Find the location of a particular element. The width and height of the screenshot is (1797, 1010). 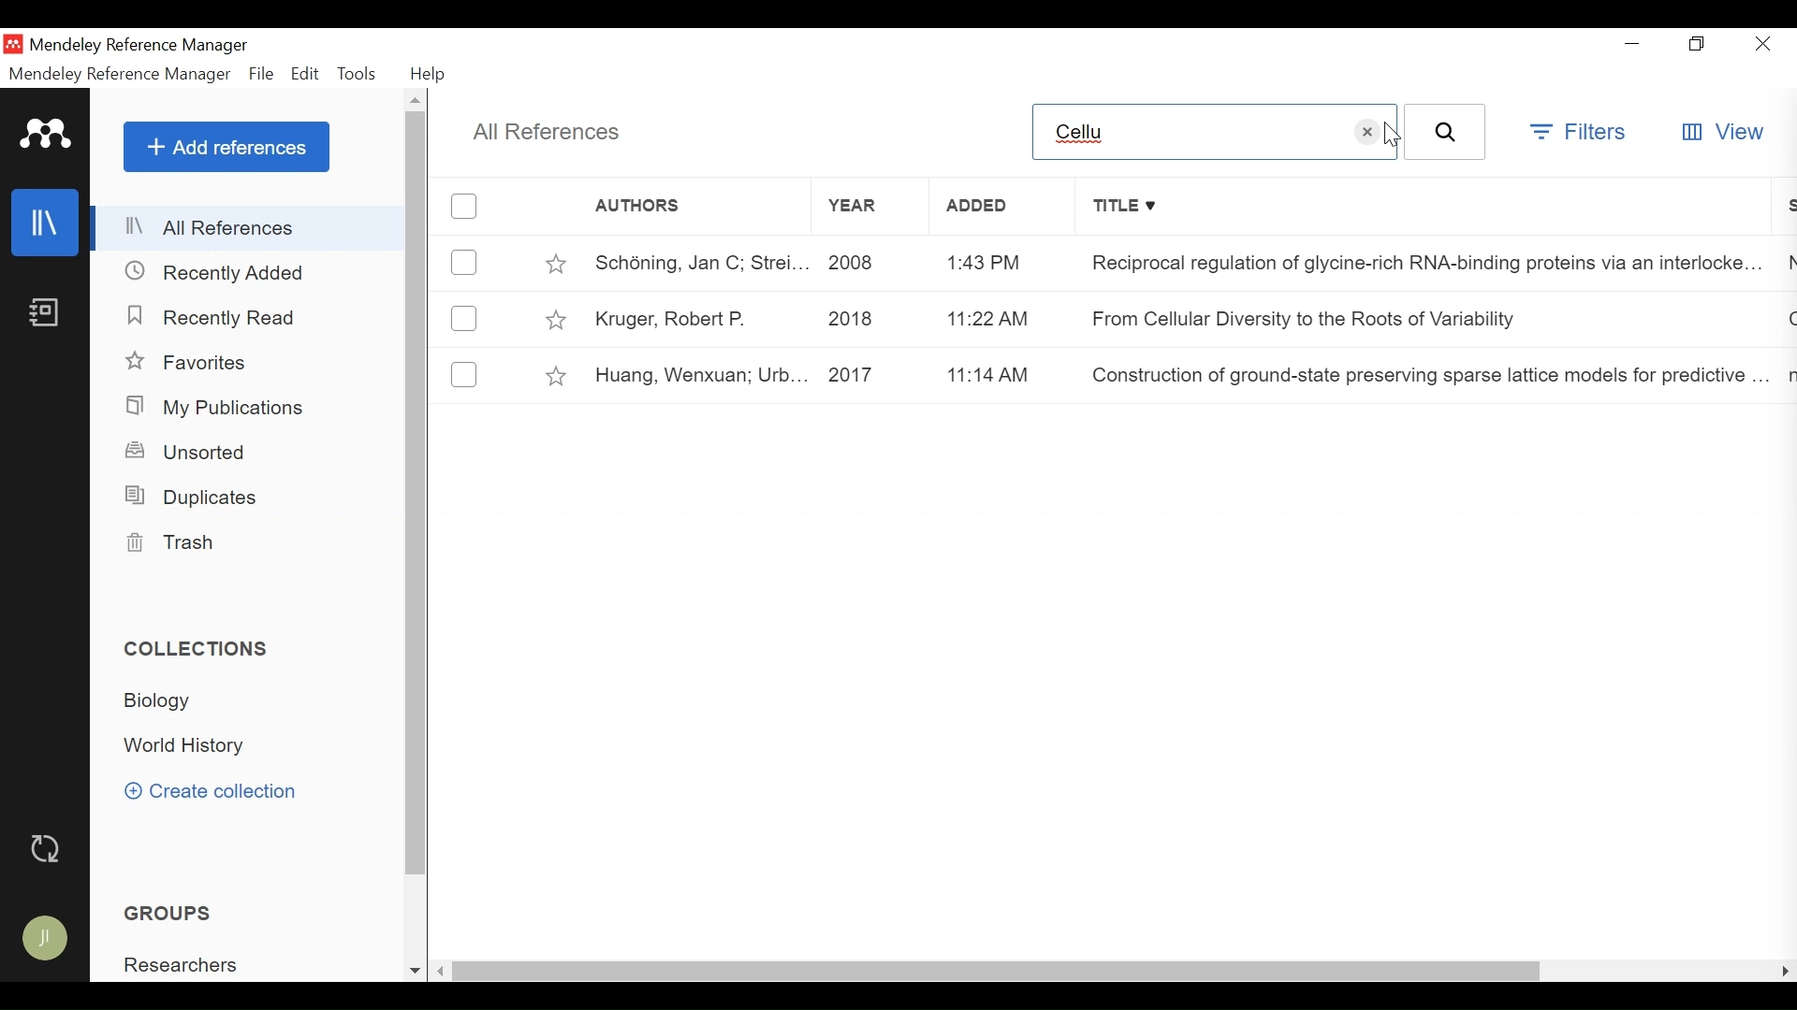

cursor is located at coordinates (1368, 130).